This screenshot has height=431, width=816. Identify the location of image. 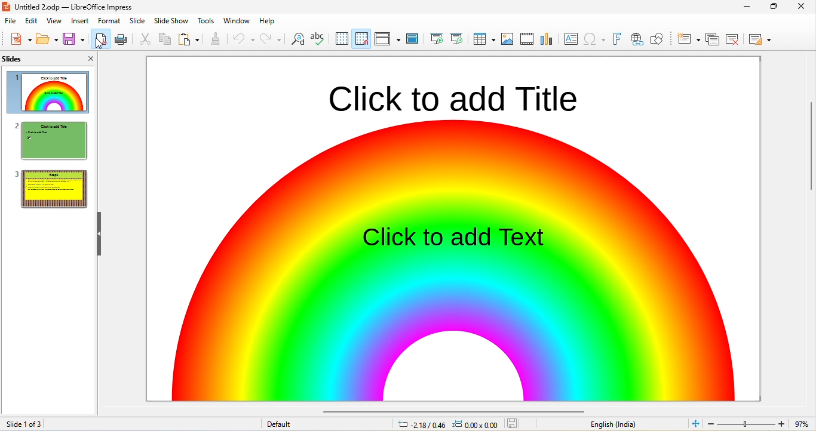
(508, 39).